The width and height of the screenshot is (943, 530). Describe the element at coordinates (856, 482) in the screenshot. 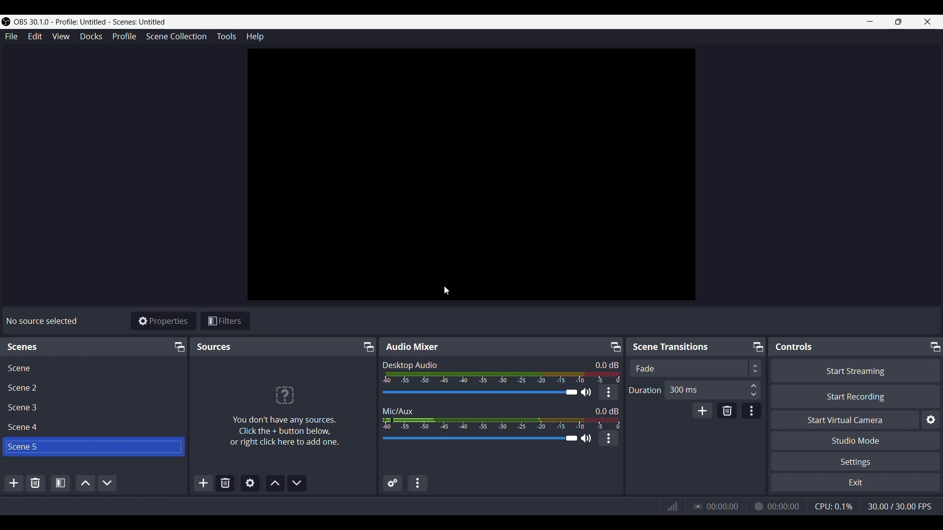

I see `Exit` at that location.